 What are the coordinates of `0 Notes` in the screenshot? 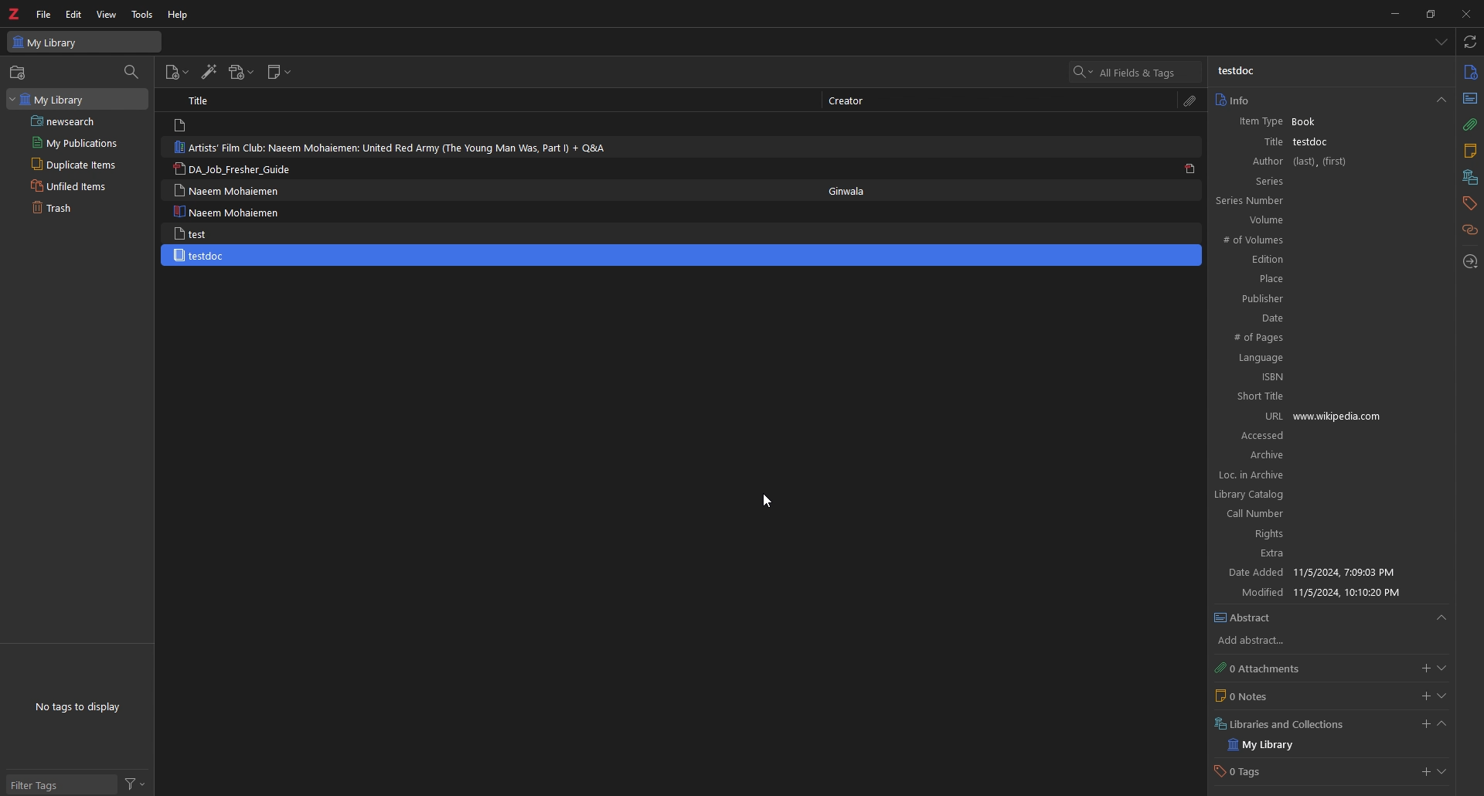 It's located at (1255, 696).